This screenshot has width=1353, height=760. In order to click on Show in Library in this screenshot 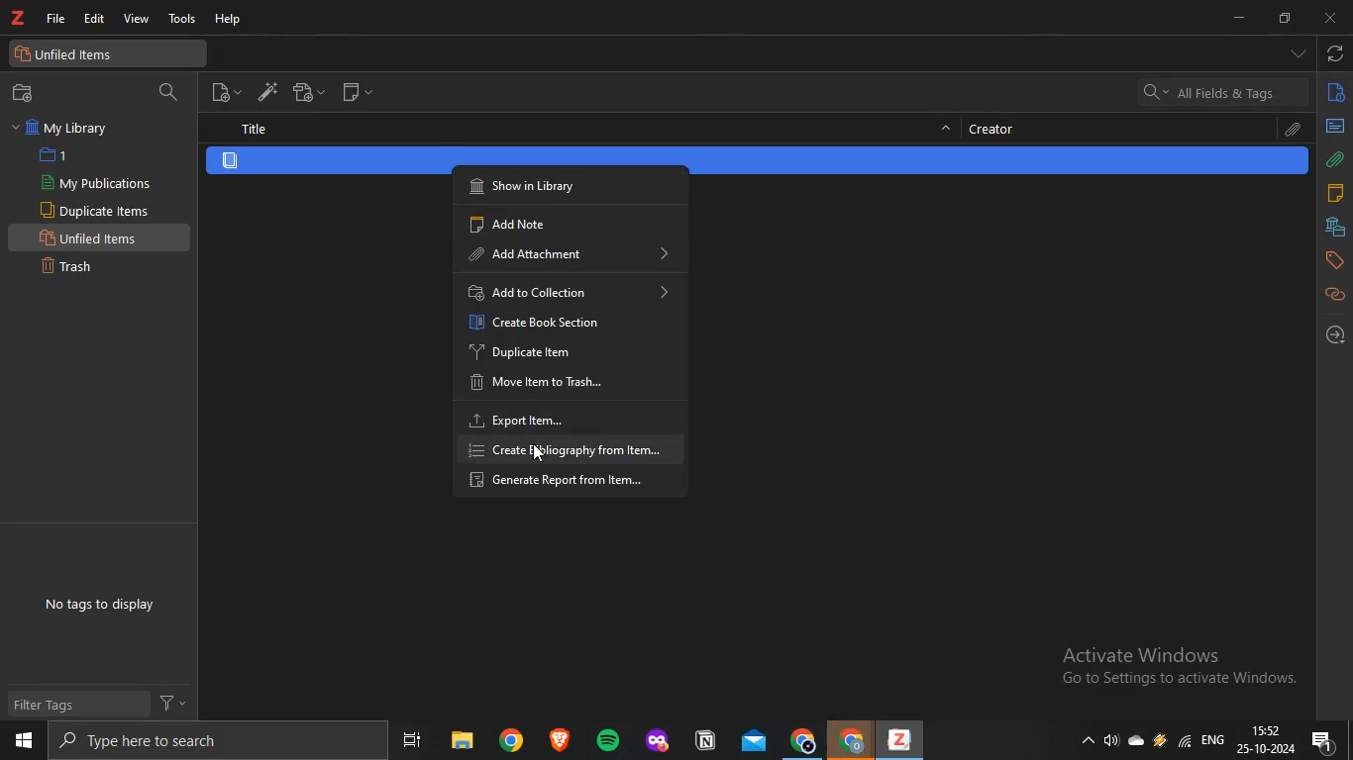, I will do `click(528, 186)`.